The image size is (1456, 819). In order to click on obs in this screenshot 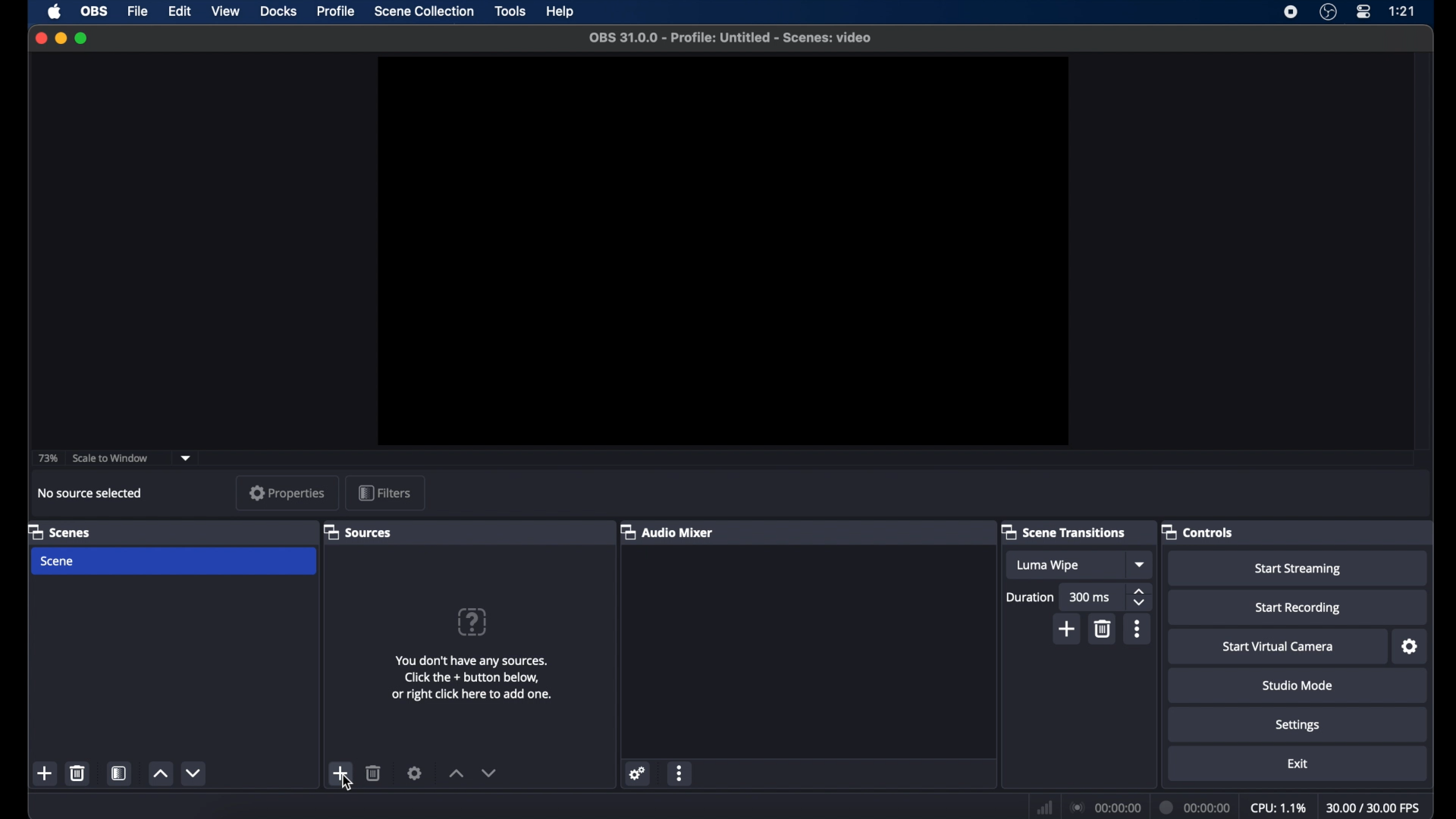, I will do `click(95, 11)`.